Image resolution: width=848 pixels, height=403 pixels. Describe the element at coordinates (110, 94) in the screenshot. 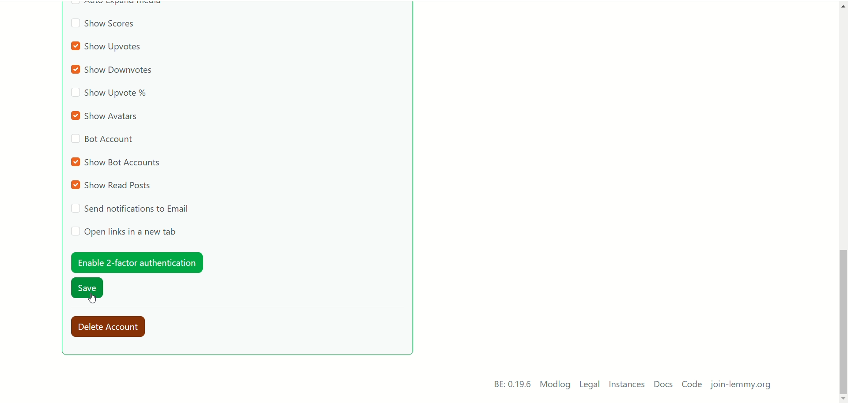

I see `show upvote` at that location.